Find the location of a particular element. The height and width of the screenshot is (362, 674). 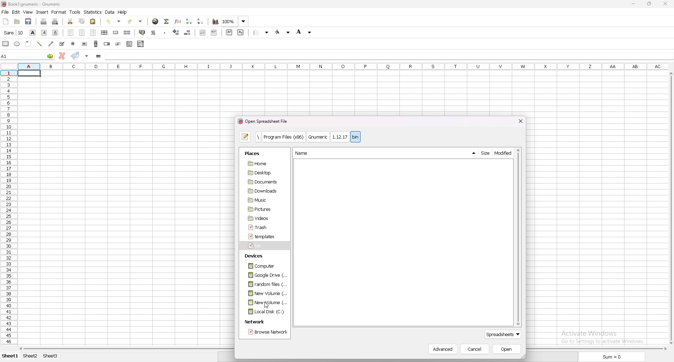

right align is located at coordinates (93, 32).